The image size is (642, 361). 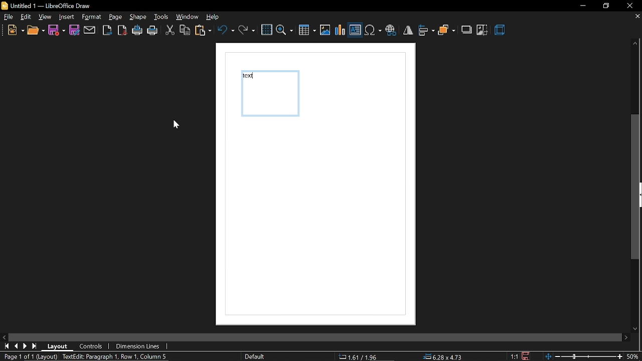 What do you see at coordinates (634, 17) in the screenshot?
I see `close current tab` at bounding box center [634, 17].